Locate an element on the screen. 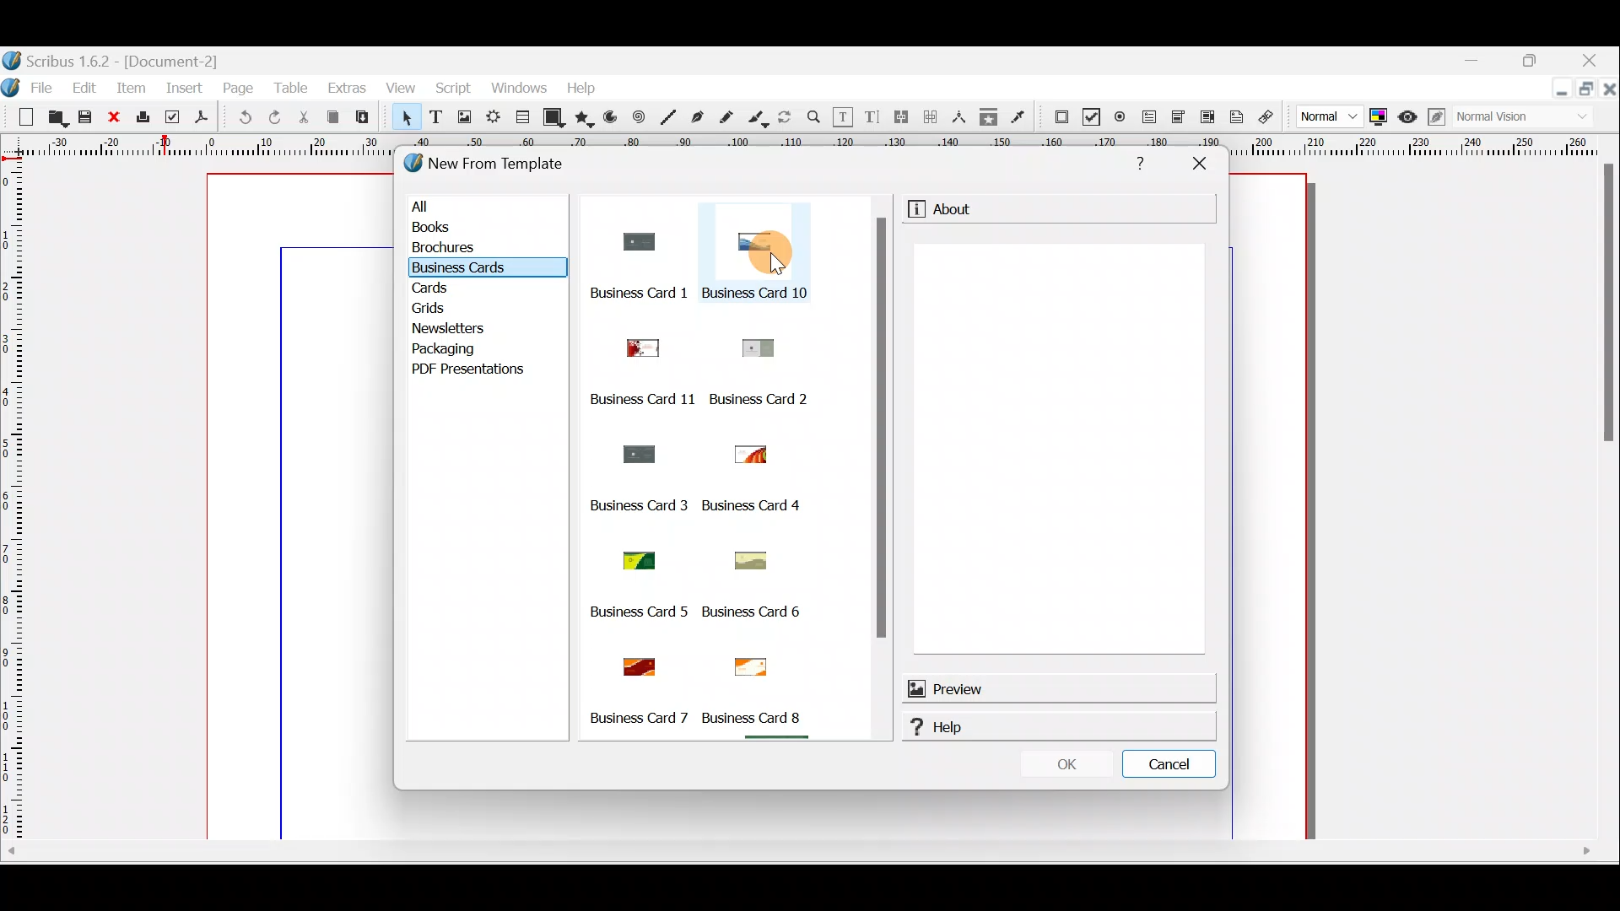  Line is located at coordinates (667, 118).